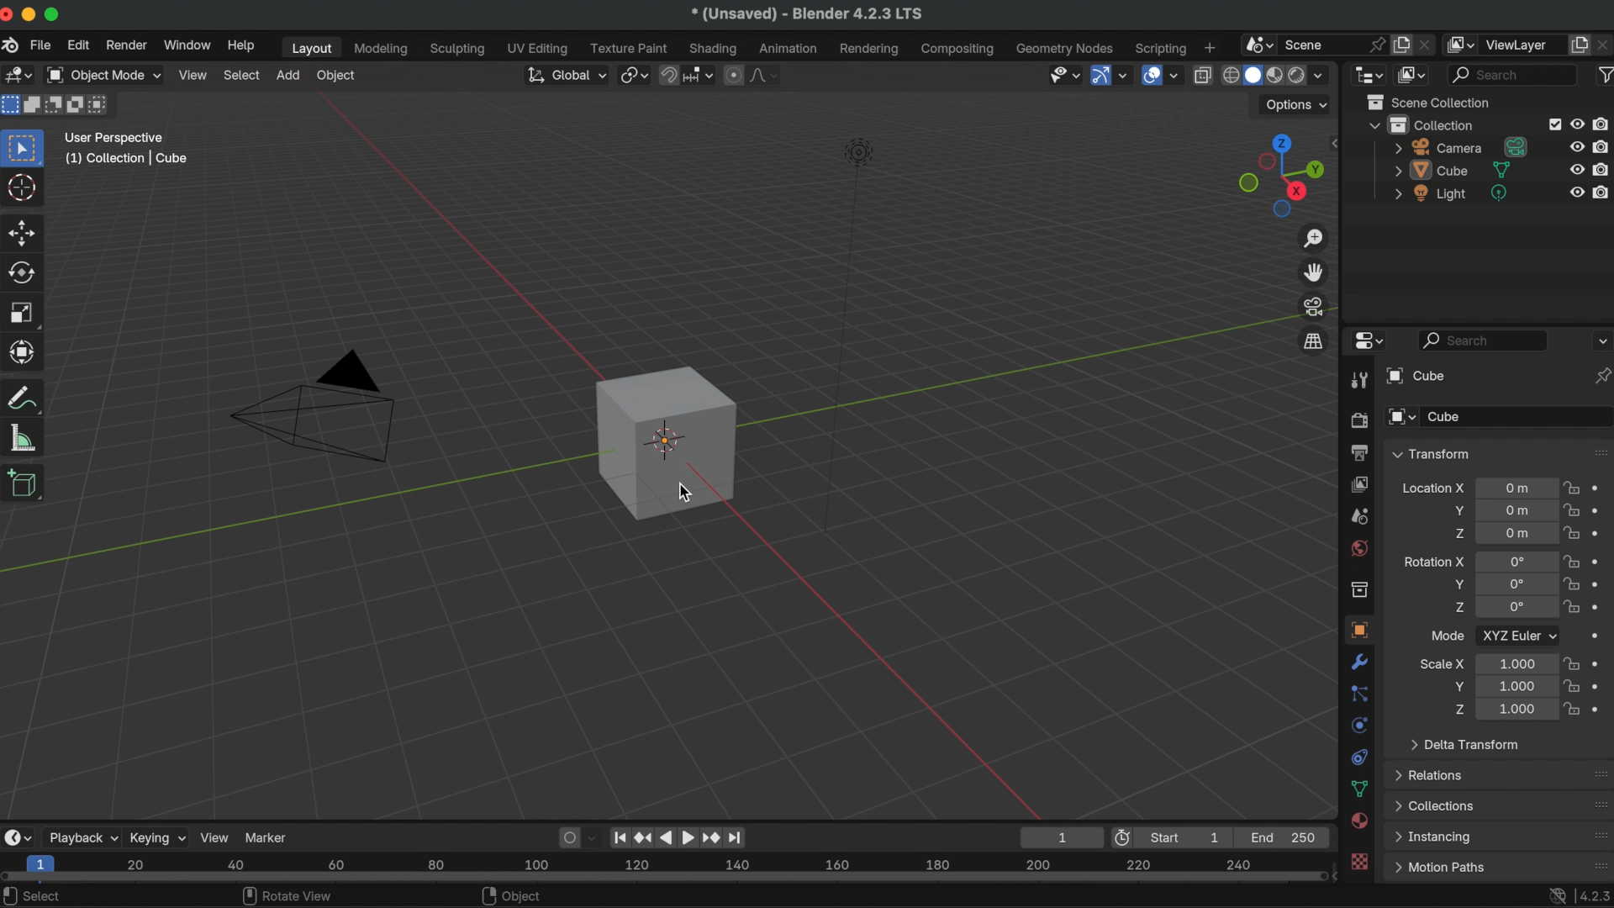 The image size is (1614, 908). Describe the element at coordinates (1600, 638) in the screenshot. I see `animate property` at that location.